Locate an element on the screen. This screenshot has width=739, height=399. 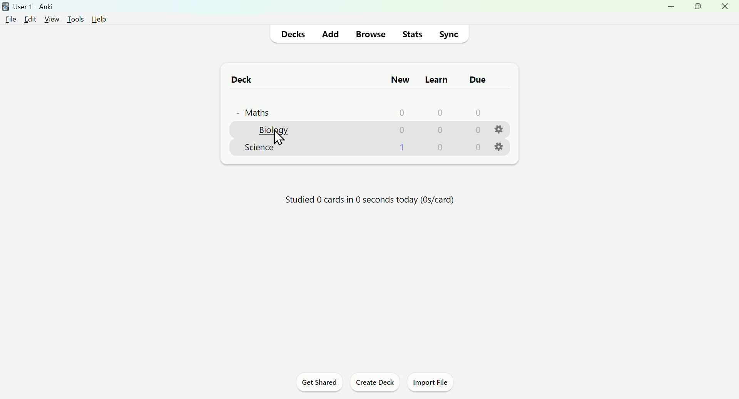
Add is located at coordinates (330, 34).